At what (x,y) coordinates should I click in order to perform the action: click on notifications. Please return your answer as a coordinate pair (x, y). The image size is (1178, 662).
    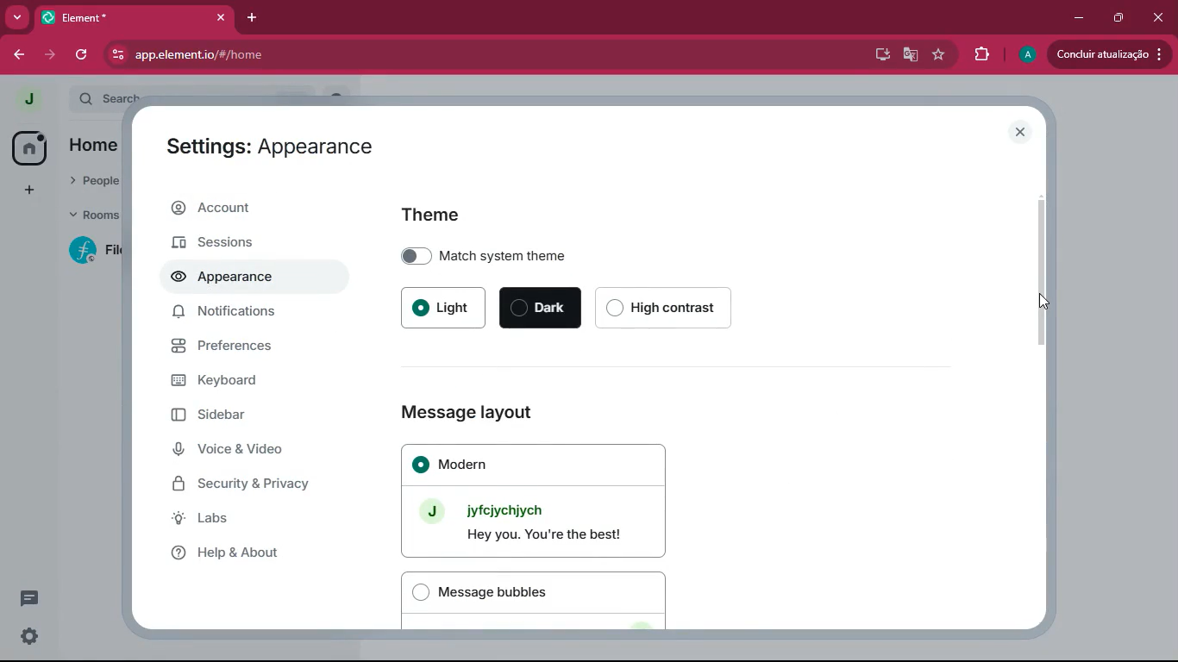
    Looking at the image, I should click on (230, 312).